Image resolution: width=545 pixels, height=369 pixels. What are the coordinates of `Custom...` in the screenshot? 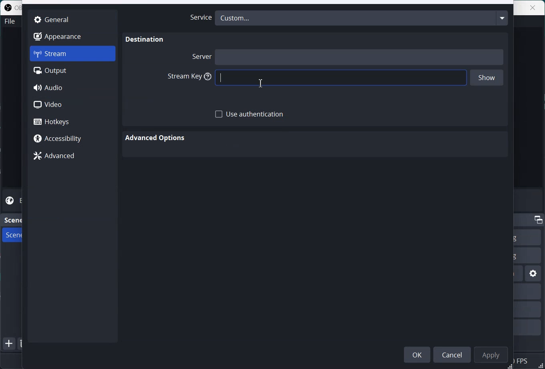 It's located at (361, 18).